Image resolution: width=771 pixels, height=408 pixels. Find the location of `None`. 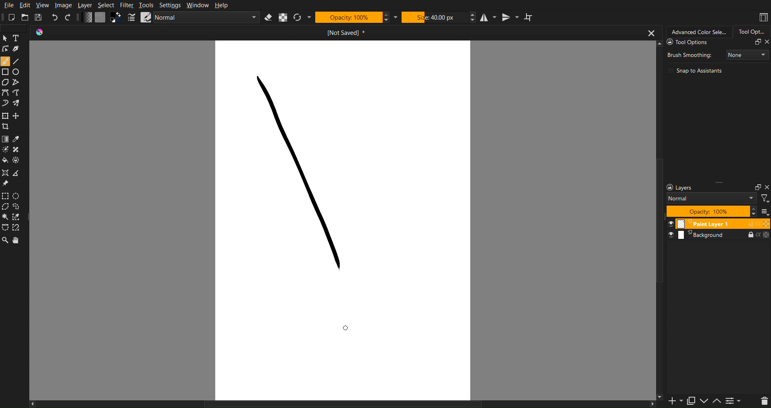

None is located at coordinates (747, 54).